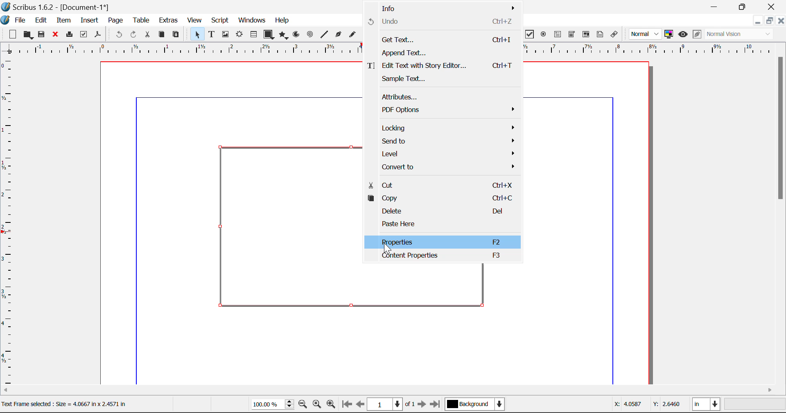 The image size is (786, 413). I want to click on Bezier Curve, so click(337, 34).